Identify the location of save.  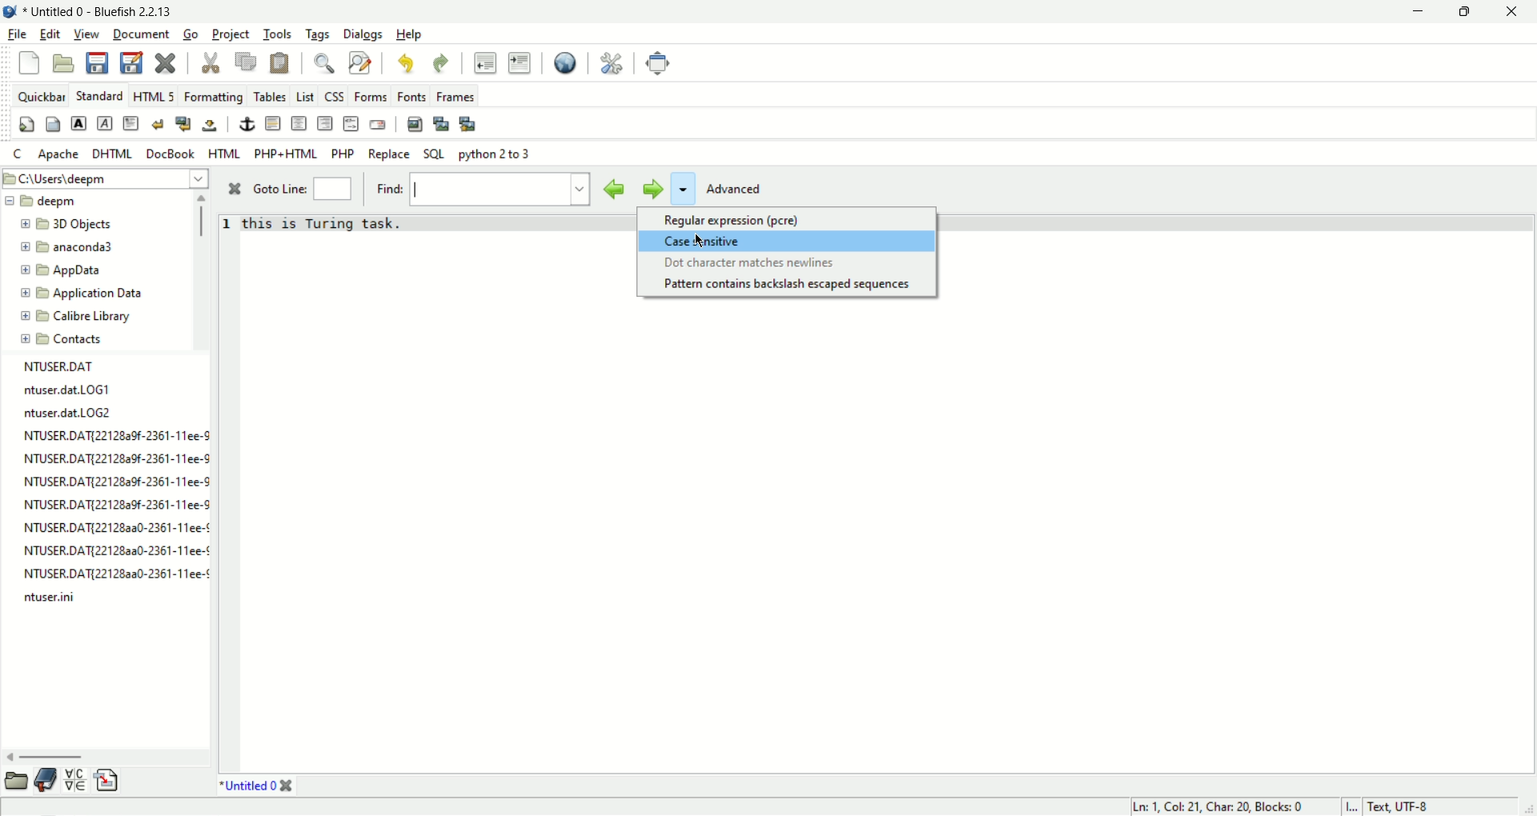
(95, 62).